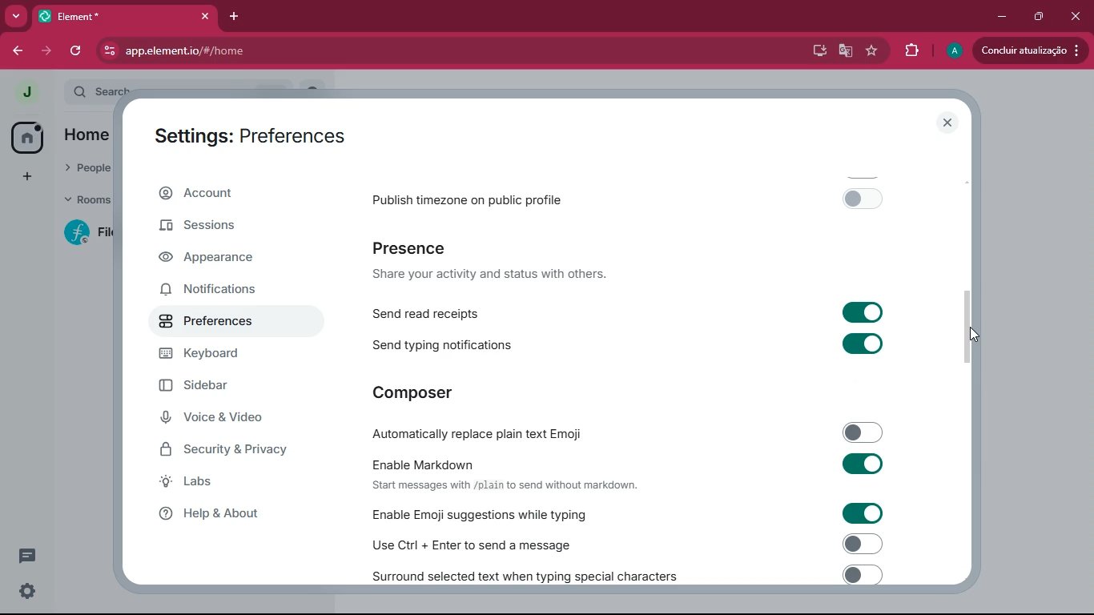 The image size is (1094, 615). What do you see at coordinates (500, 261) in the screenshot?
I see `presence Share your activity and status with others.` at bounding box center [500, 261].